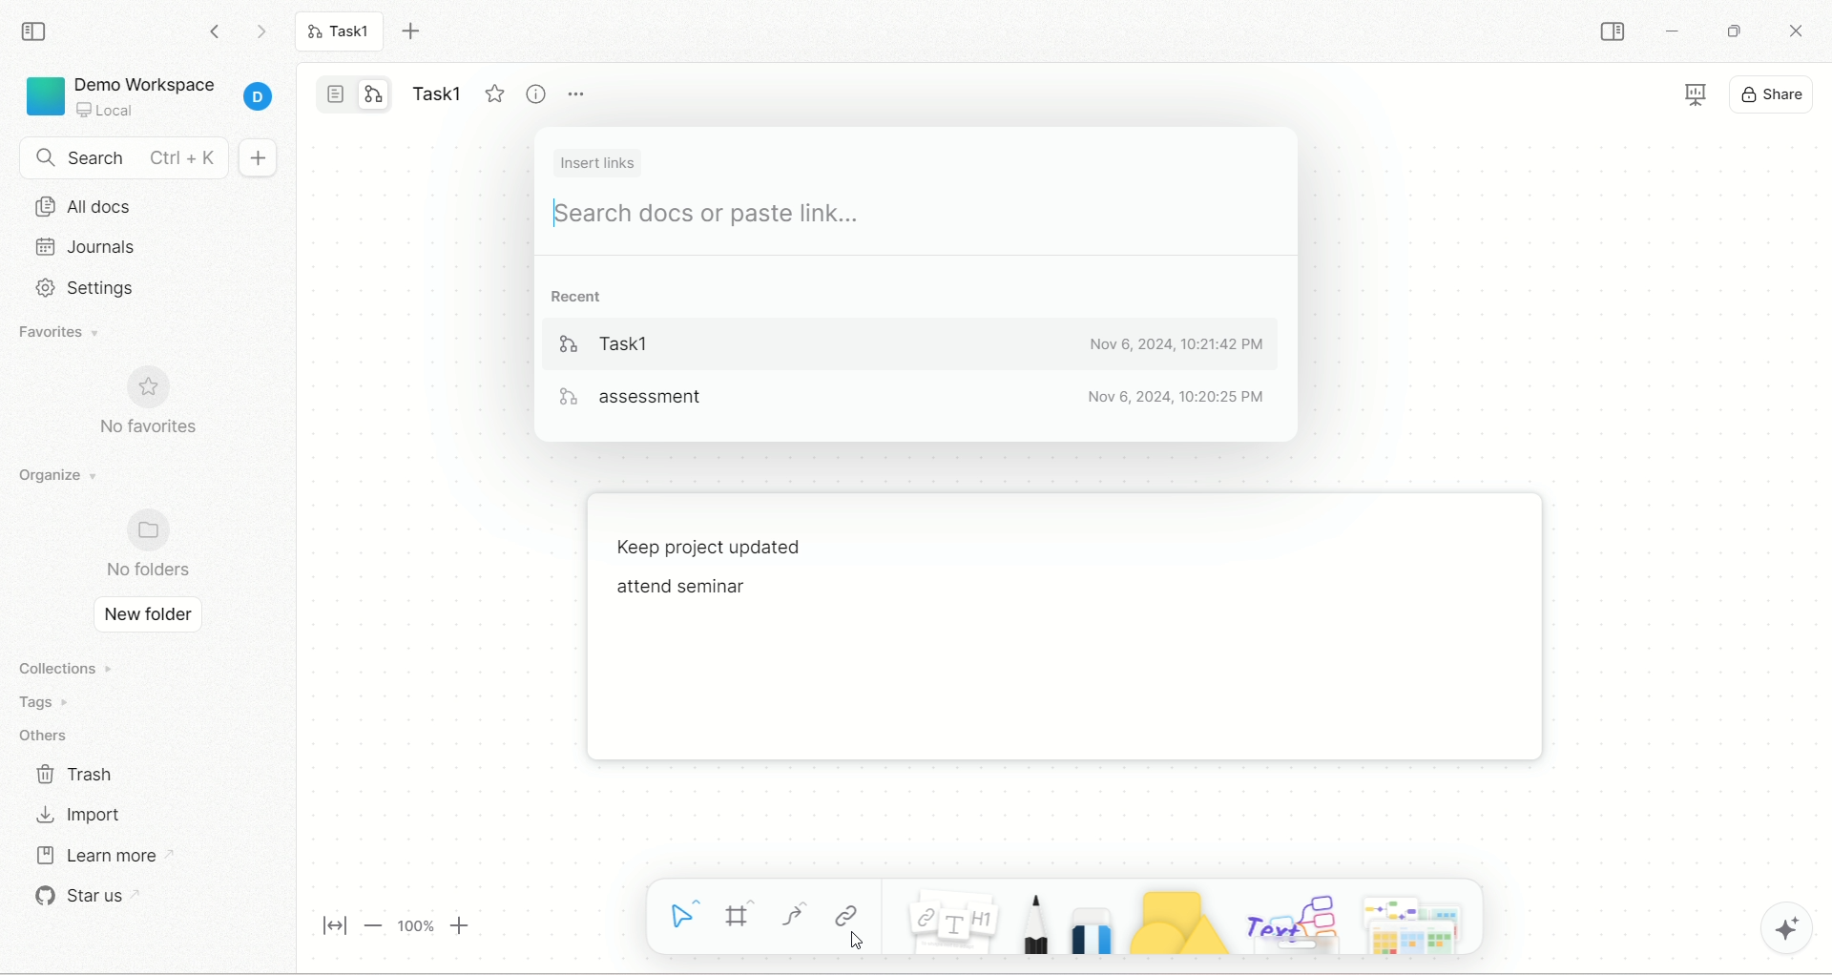  What do you see at coordinates (1790, 924) in the screenshot?
I see `AFFiNE AI` at bounding box center [1790, 924].